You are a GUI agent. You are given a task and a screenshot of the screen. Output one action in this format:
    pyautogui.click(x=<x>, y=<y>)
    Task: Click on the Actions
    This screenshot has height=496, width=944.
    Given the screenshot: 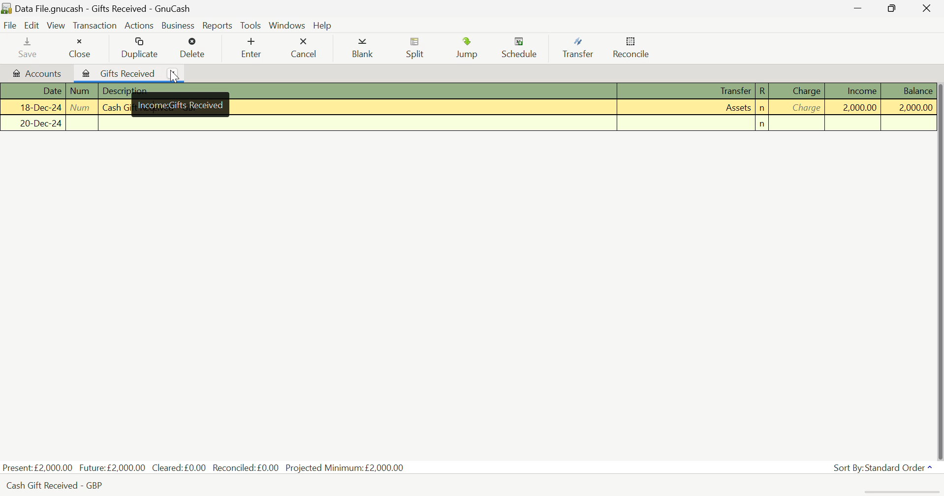 What is the action you would take?
    pyautogui.click(x=139, y=25)
    